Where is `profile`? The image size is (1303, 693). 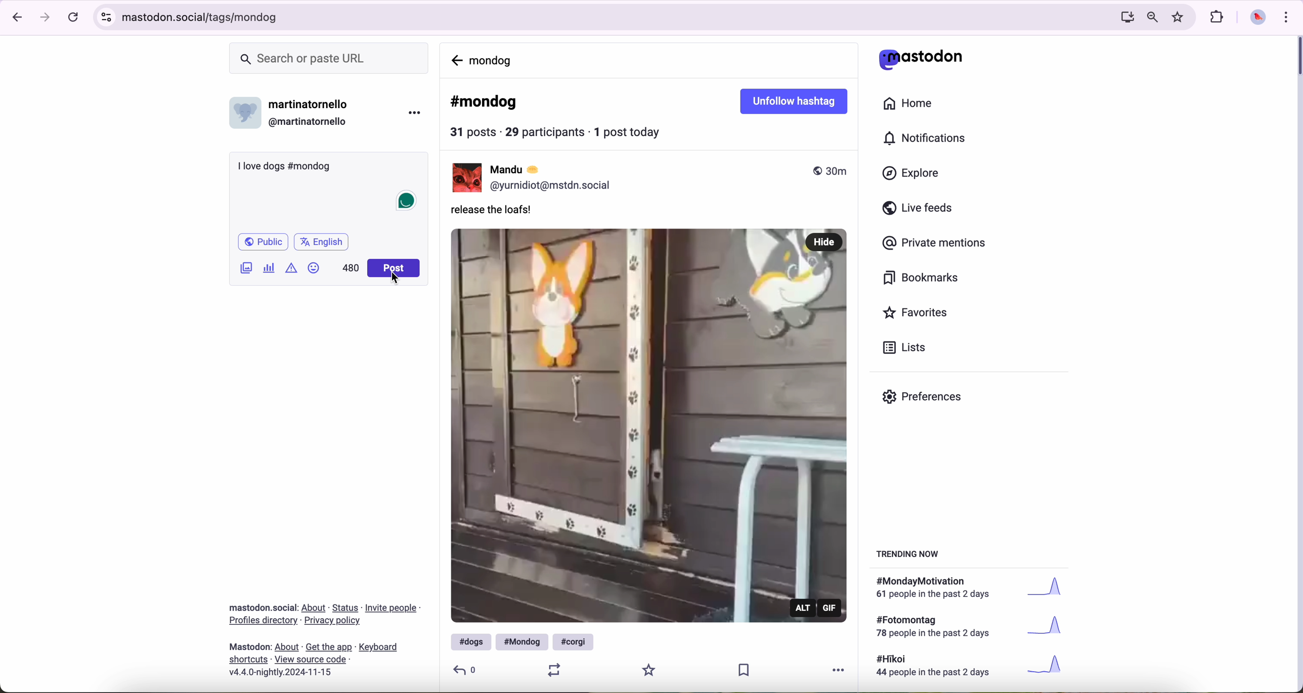 profile is located at coordinates (246, 116).